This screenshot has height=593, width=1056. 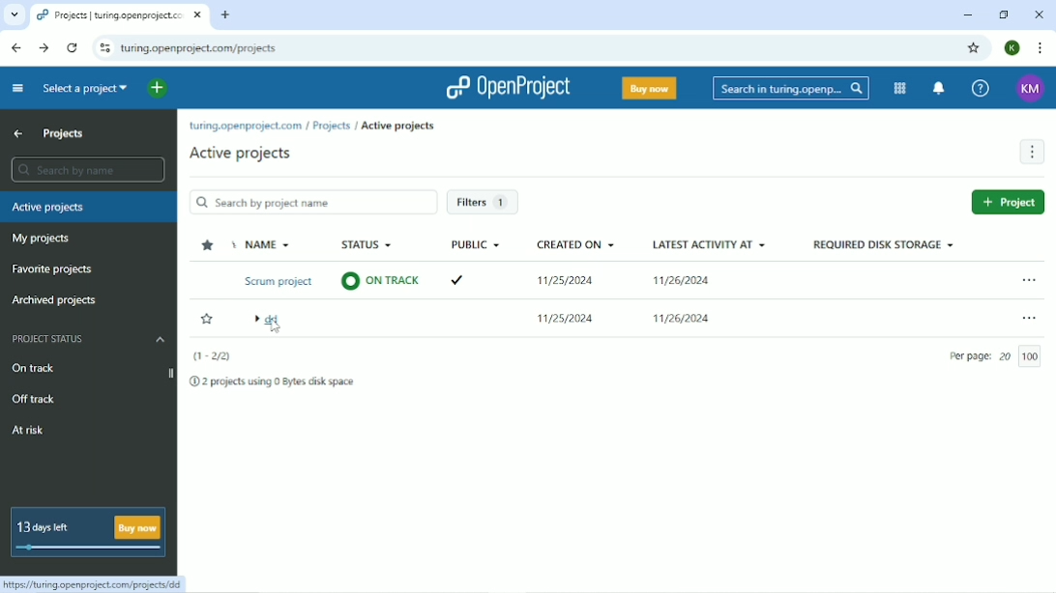 What do you see at coordinates (227, 15) in the screenshot?
I see `New tab` at bounding box center [227, 15].